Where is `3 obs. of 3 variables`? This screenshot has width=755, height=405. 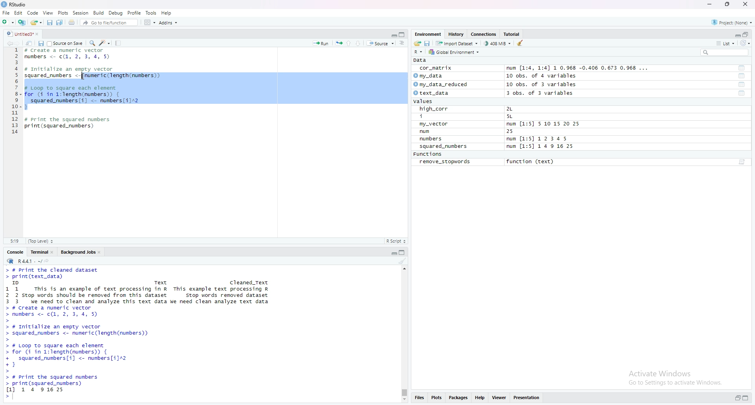
3 obs. of 3 variables is located at coordinates (545, 94).